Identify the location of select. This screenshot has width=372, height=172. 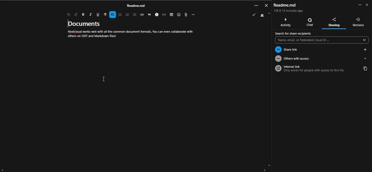
(164, 15).